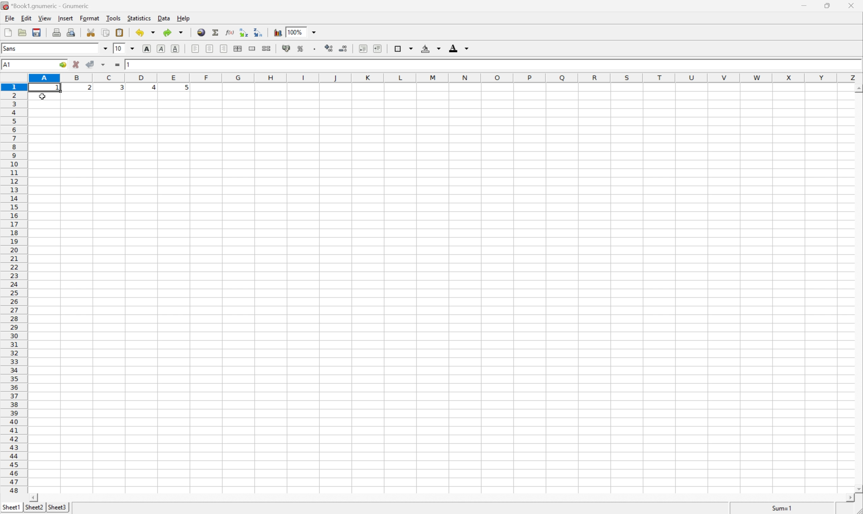 Image resolution: width=863 pixels, height=514 pixels. What do you see at coordinates (224, 48) in the screenshot?
I see `align right` at bounding box center [224, 48].